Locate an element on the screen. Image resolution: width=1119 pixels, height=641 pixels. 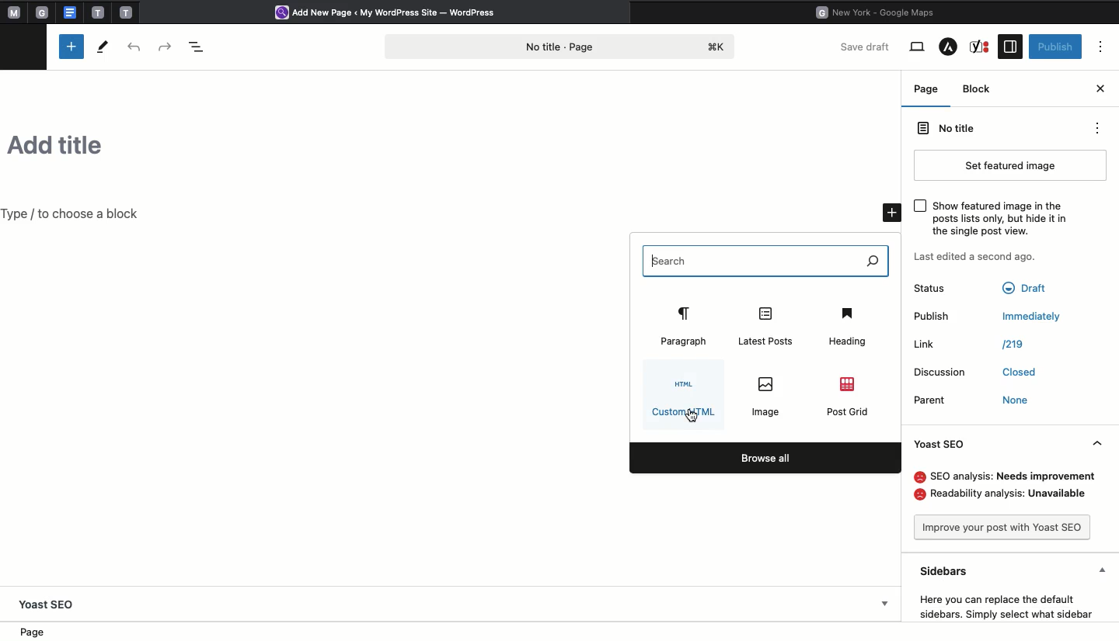
Tools is located at coordinates (102, 47).